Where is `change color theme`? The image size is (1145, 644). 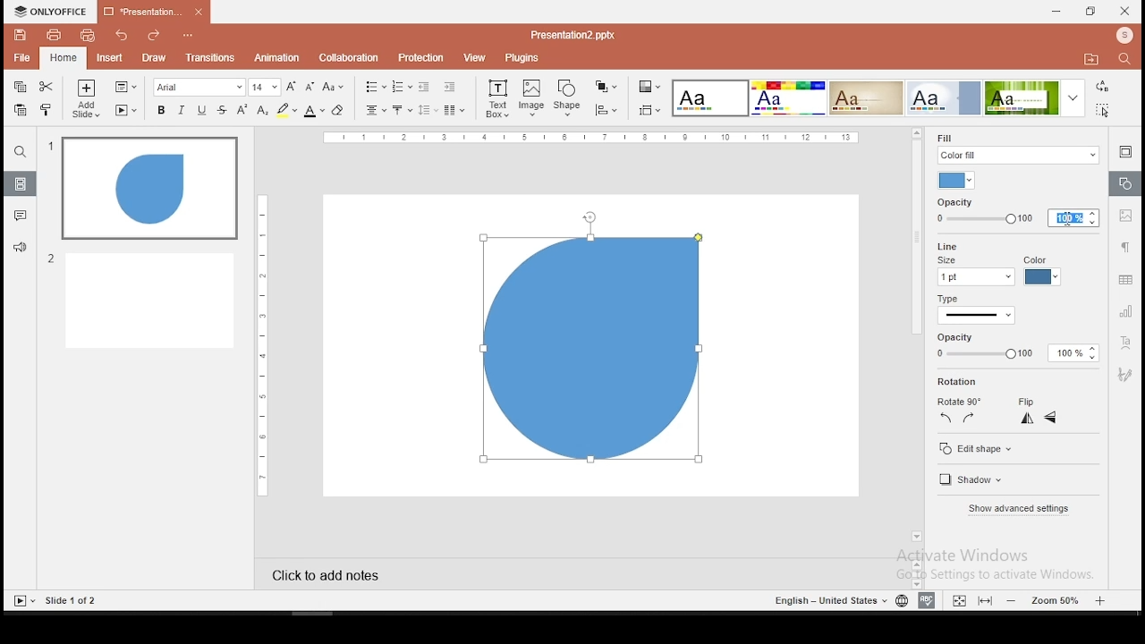 change color theme is located at coordinates (649, 88).